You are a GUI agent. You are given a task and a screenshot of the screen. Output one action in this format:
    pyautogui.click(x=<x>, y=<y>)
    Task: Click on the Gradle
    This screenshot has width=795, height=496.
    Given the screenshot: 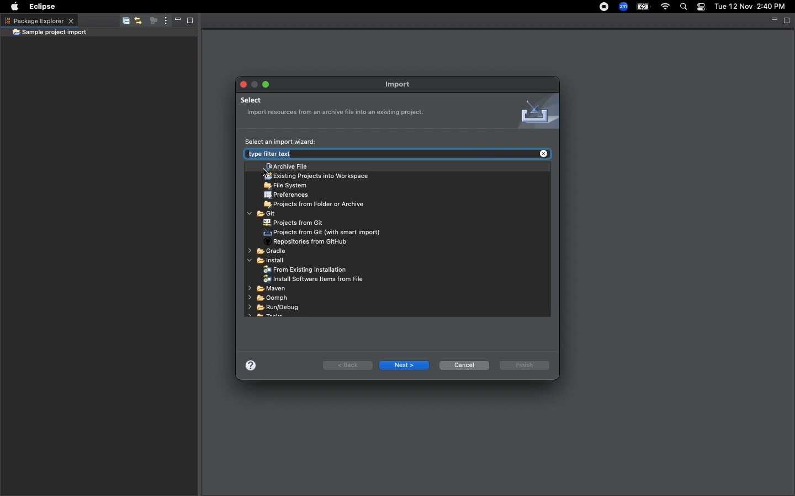 What is the action you would take?
    pyautogui.click(x=268, y=252)
    